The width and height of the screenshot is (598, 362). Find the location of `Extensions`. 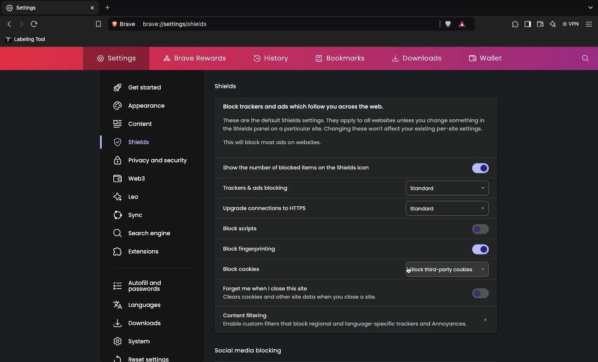

Extensions is located at coordinates (515, 26).